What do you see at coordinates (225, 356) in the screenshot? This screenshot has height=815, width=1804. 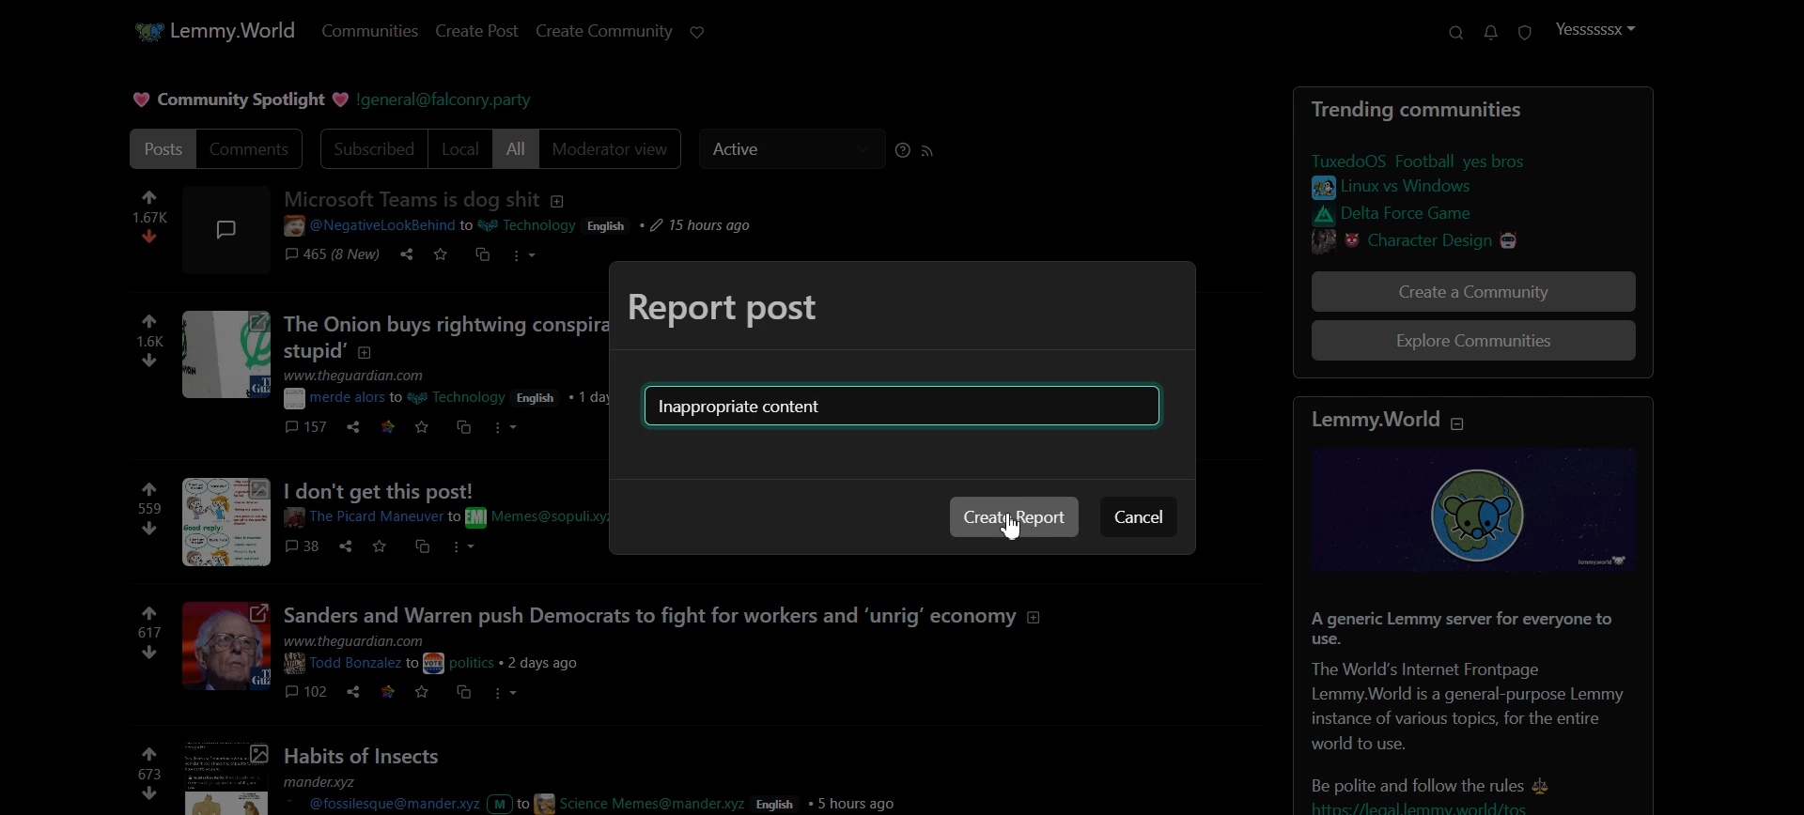 I see `image` at bounding box center [225, 356].